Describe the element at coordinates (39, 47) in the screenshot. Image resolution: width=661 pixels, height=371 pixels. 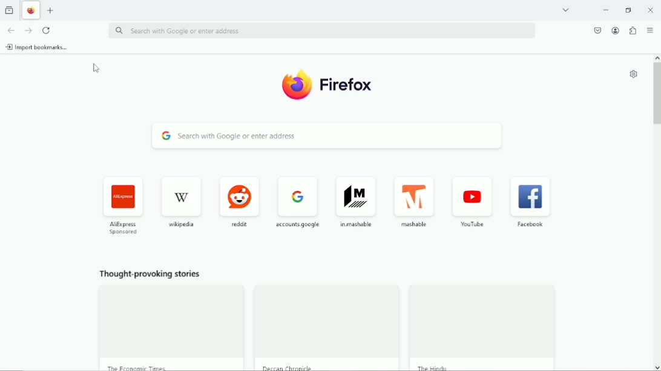
I see `import bookmarks` at that location.